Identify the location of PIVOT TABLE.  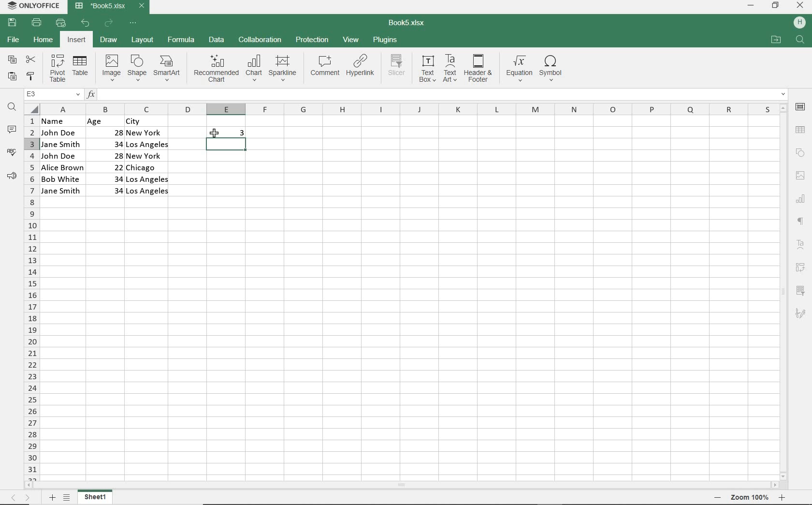
(58, 69).